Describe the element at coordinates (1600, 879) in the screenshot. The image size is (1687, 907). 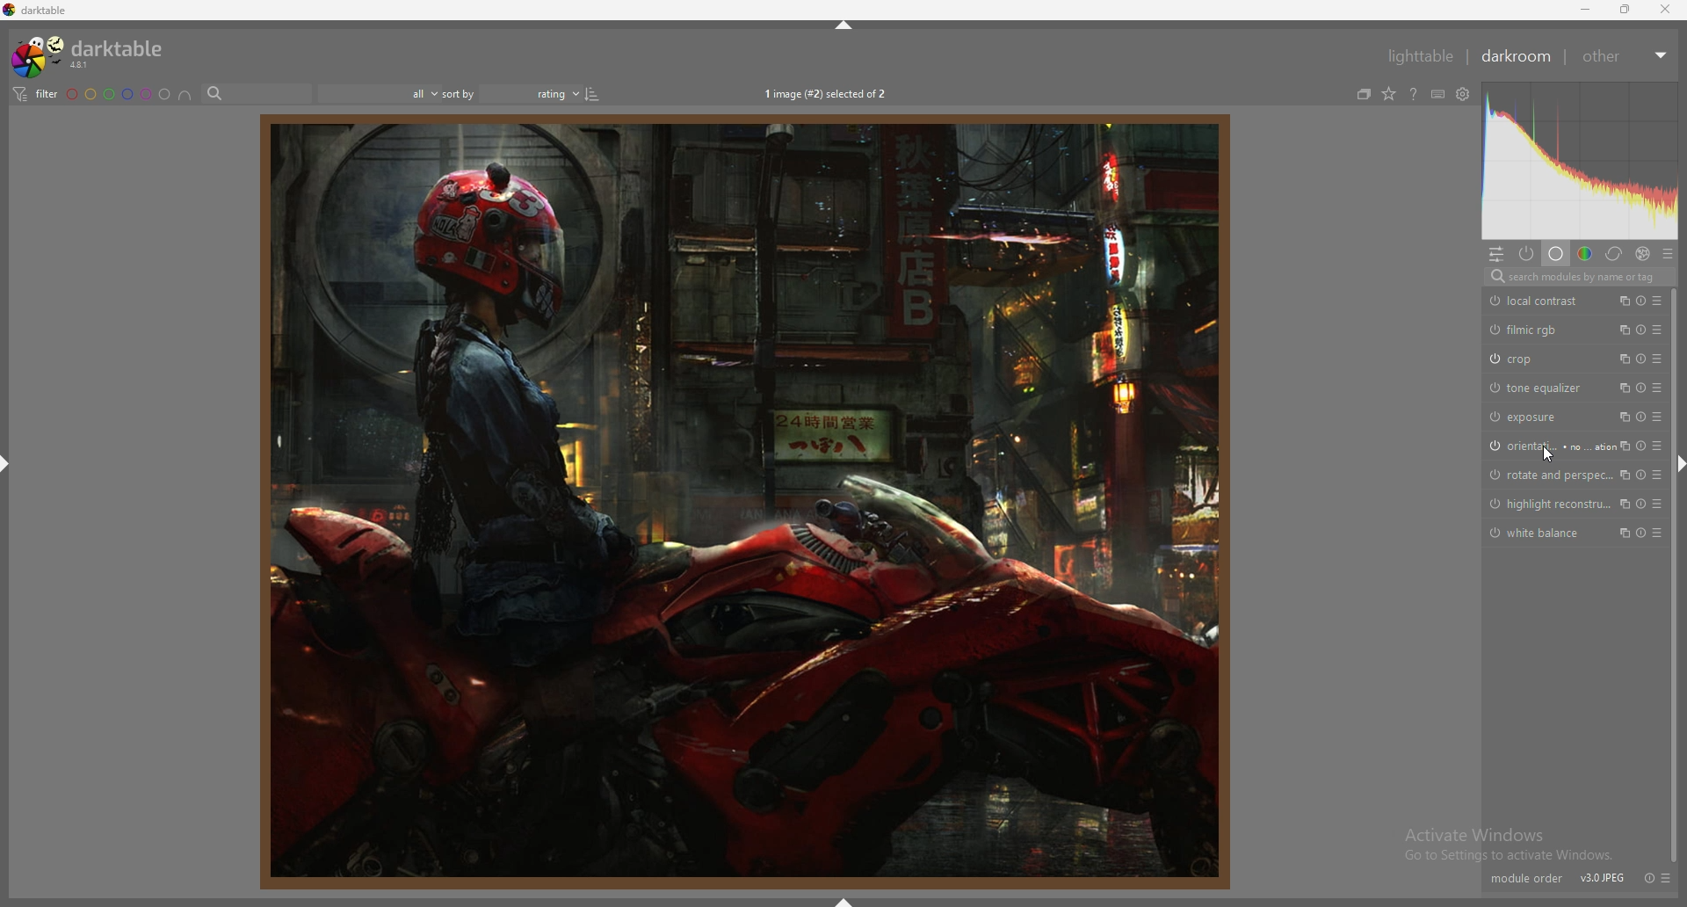
I see `v3.0 JPEG` at that location.